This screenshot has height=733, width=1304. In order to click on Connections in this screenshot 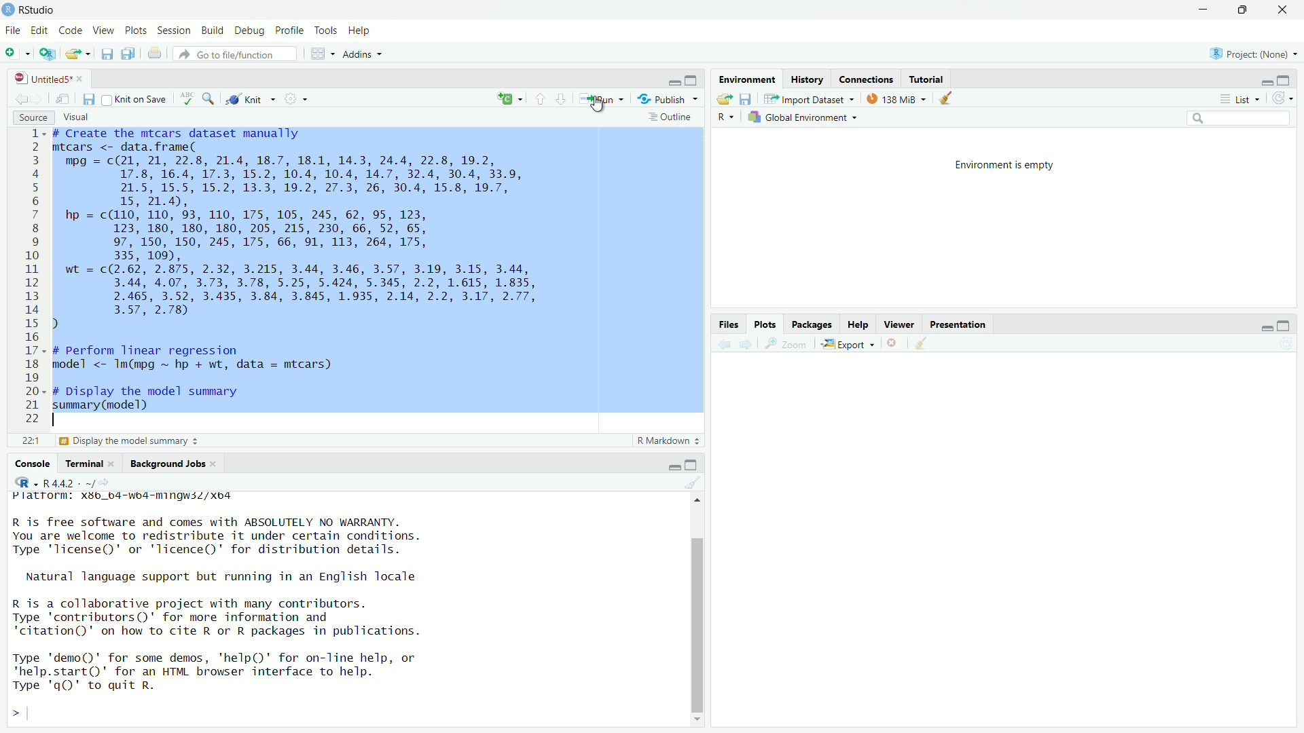, I will do `click(867, 80)`.